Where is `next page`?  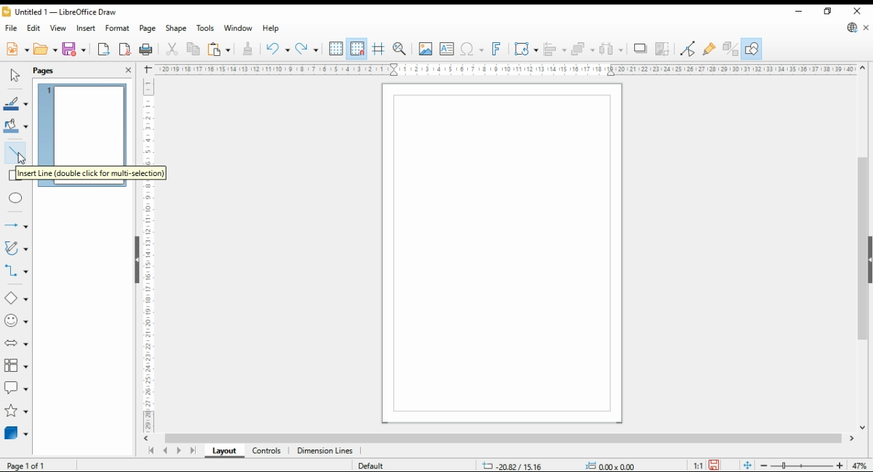
next page is located at coordinates (181, 451).